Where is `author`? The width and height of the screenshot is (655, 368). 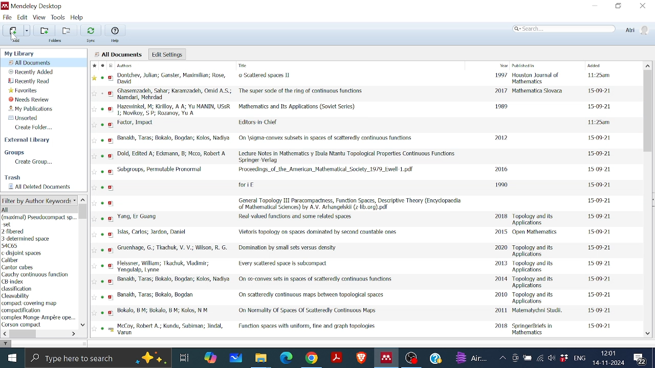
author is located at coordinates (21, 254).